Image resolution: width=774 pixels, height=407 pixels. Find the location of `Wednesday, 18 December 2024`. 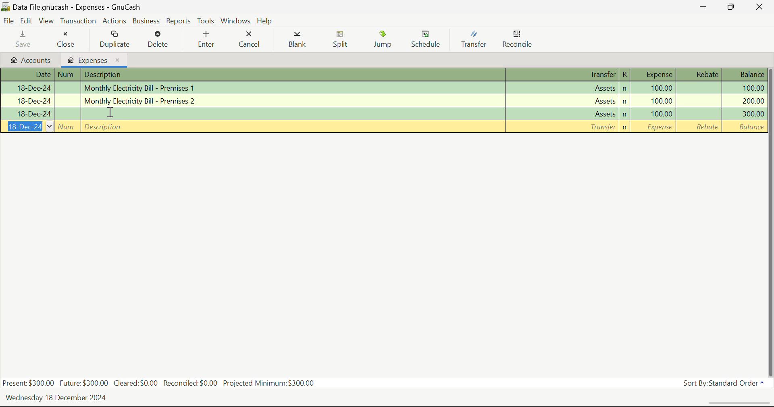

Wednesday, 18 December 2024 is located at coordinates (59, 398).